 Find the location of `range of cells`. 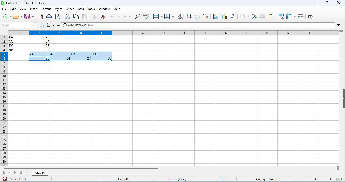

range of cells is located at coordinates (29, 43).